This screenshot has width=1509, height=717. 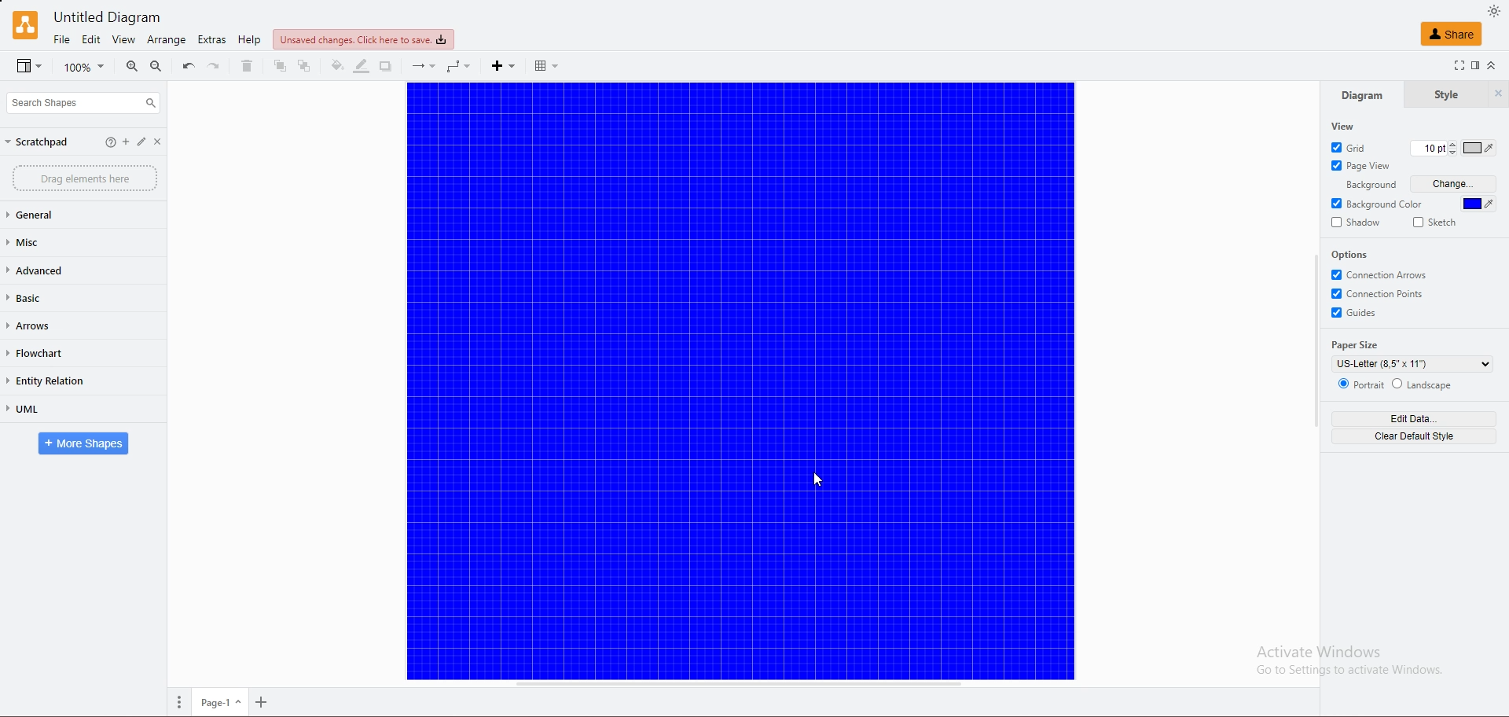 What do you see at coordinates (25, 24) in the screenshot?
I see `draw.io logo` at bounding box center [25, 24].